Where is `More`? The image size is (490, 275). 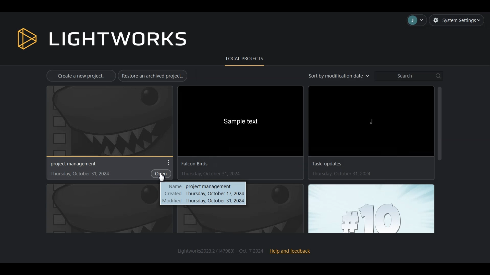 More is located at coordinates (167, 163).